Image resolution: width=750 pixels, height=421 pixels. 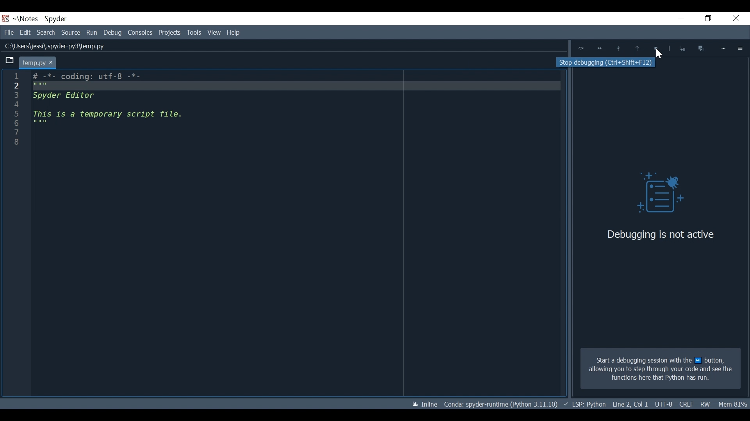 What do you see at coordinates (234, 32) in the screenshot?
I see `Help` at bounding box center [234, 32].